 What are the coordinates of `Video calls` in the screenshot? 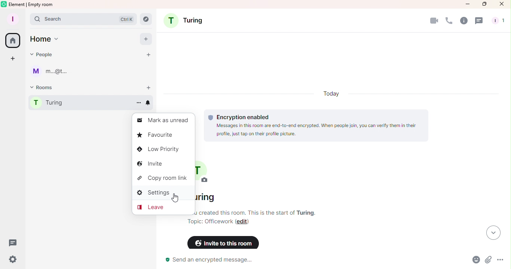 It's located at (434, 22).